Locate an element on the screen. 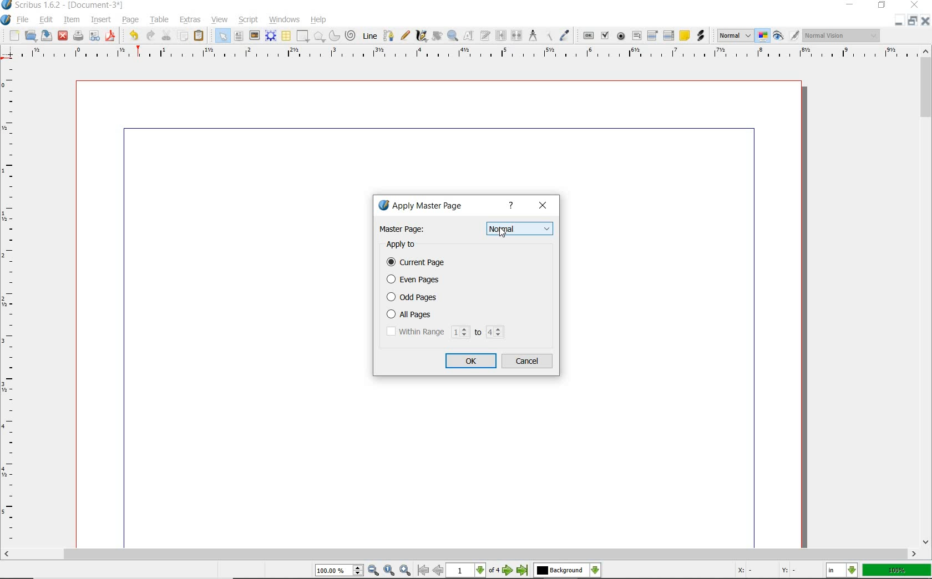 Image resolution: width=932 pixels, height=579 pixels. Bezier curve is located at coordinates (389, 35).